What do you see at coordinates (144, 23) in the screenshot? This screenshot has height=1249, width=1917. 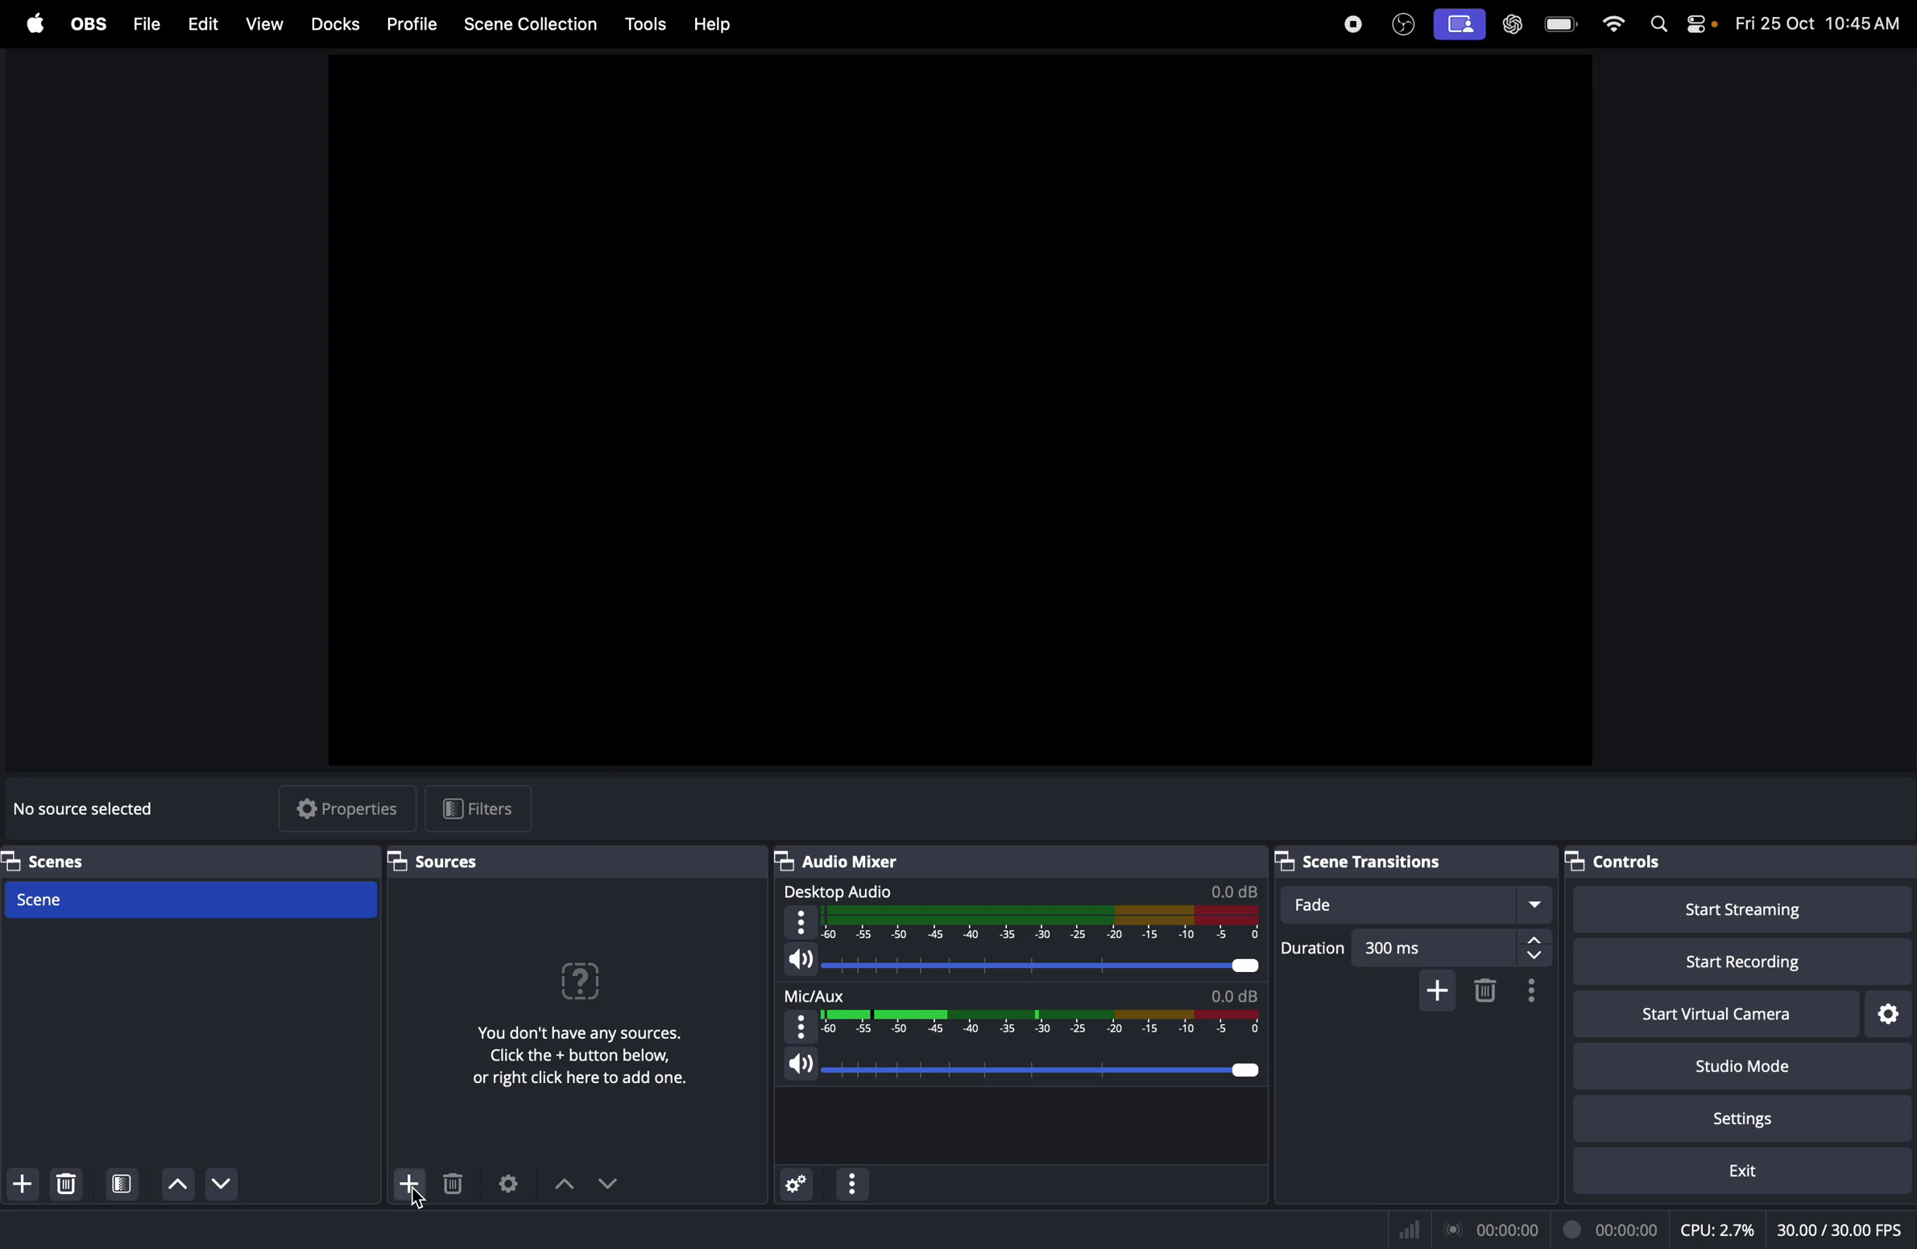 I see `Files` at bounding box center [144, 23].